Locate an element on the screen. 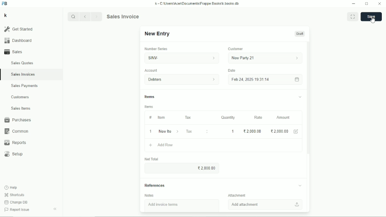 Image resolution: width=386 pixels, height=217 pixels. Shortcuts is located at coordinates (14, 195).